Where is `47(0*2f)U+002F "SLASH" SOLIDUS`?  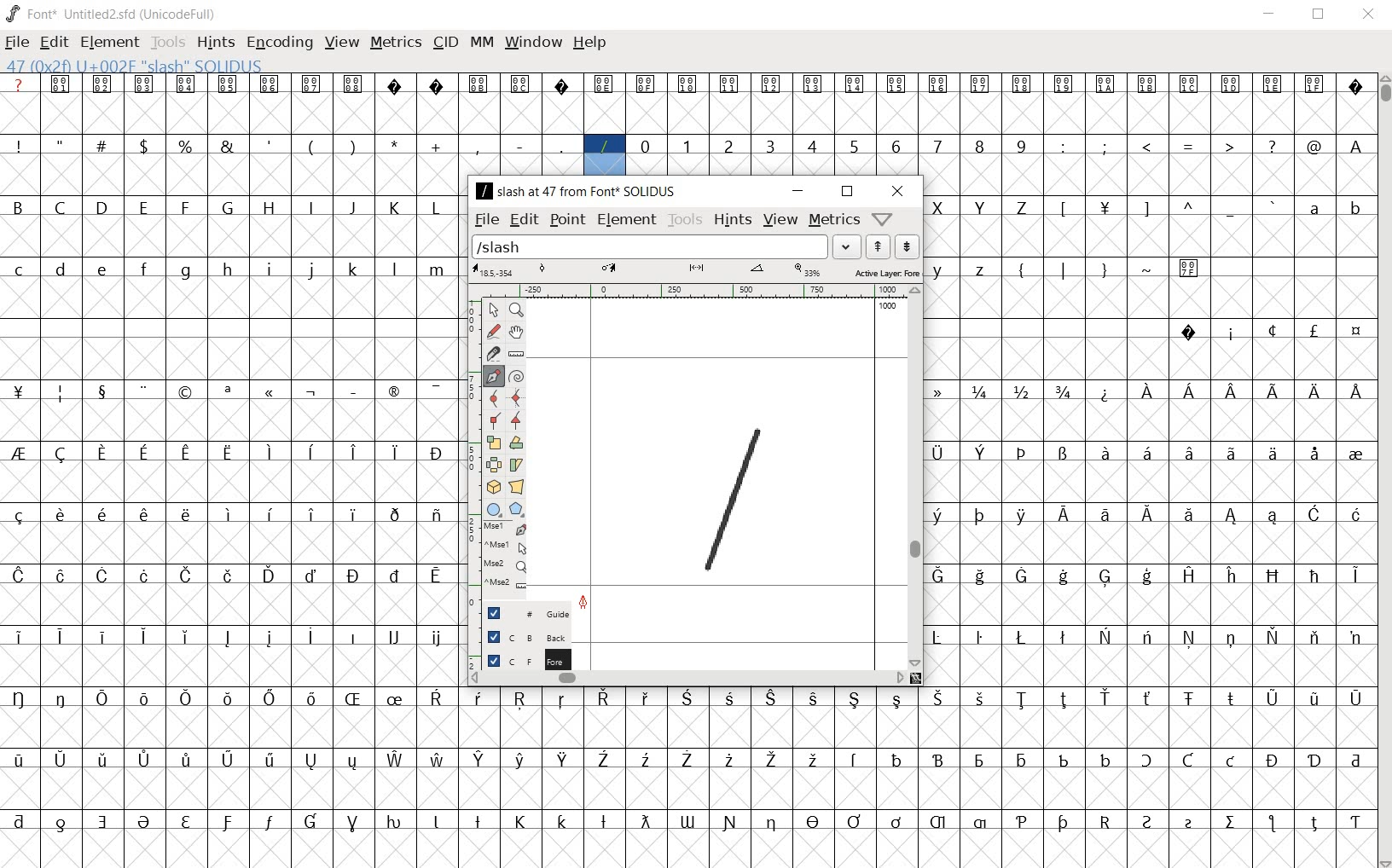
47(0*2f)U+002F "SLASH" SOLIDUS is located at coordinates (134, 65).